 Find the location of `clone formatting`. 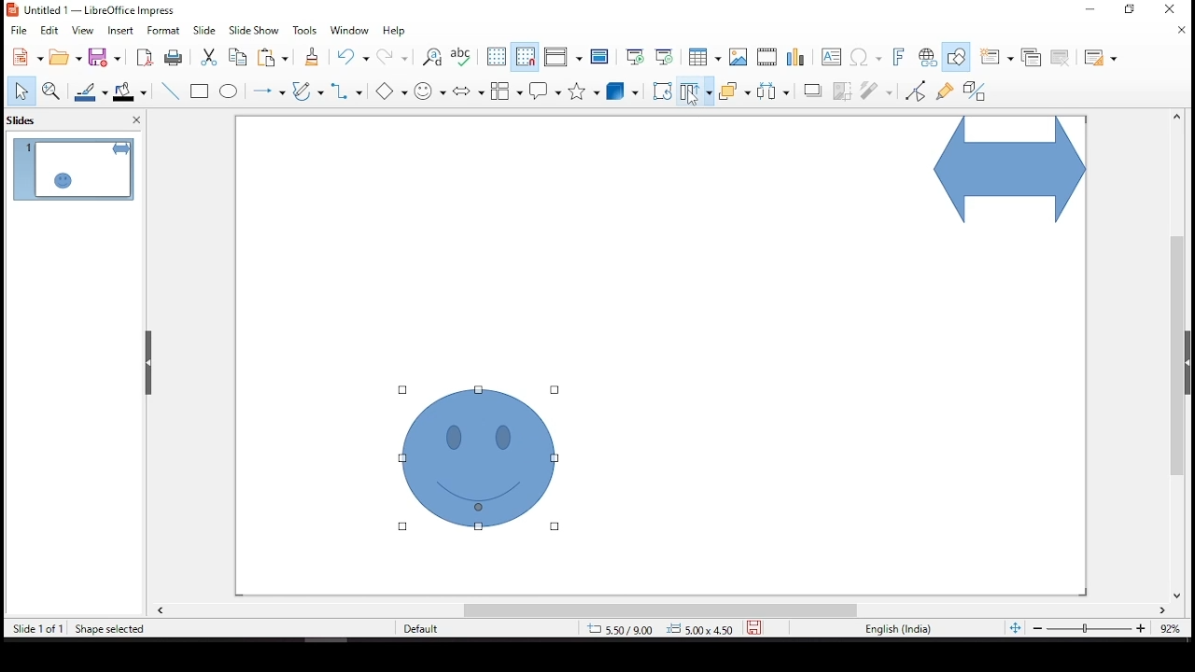

clone formatting is located at coordinates (311, 61).